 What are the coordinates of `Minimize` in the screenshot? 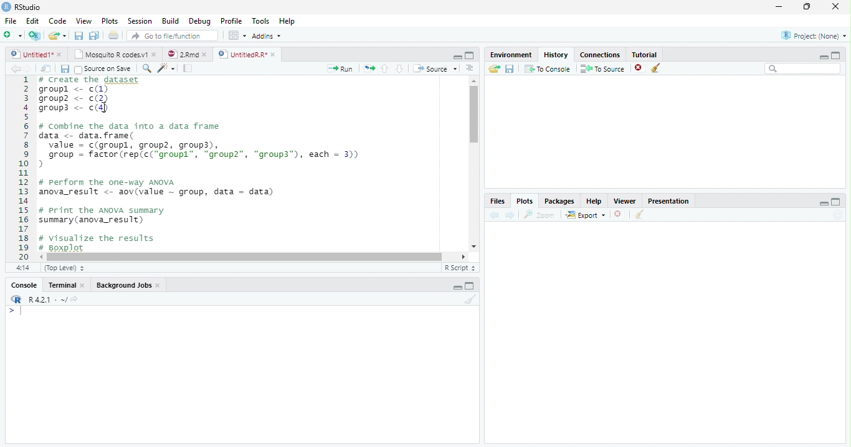 It's located at (457, 288).